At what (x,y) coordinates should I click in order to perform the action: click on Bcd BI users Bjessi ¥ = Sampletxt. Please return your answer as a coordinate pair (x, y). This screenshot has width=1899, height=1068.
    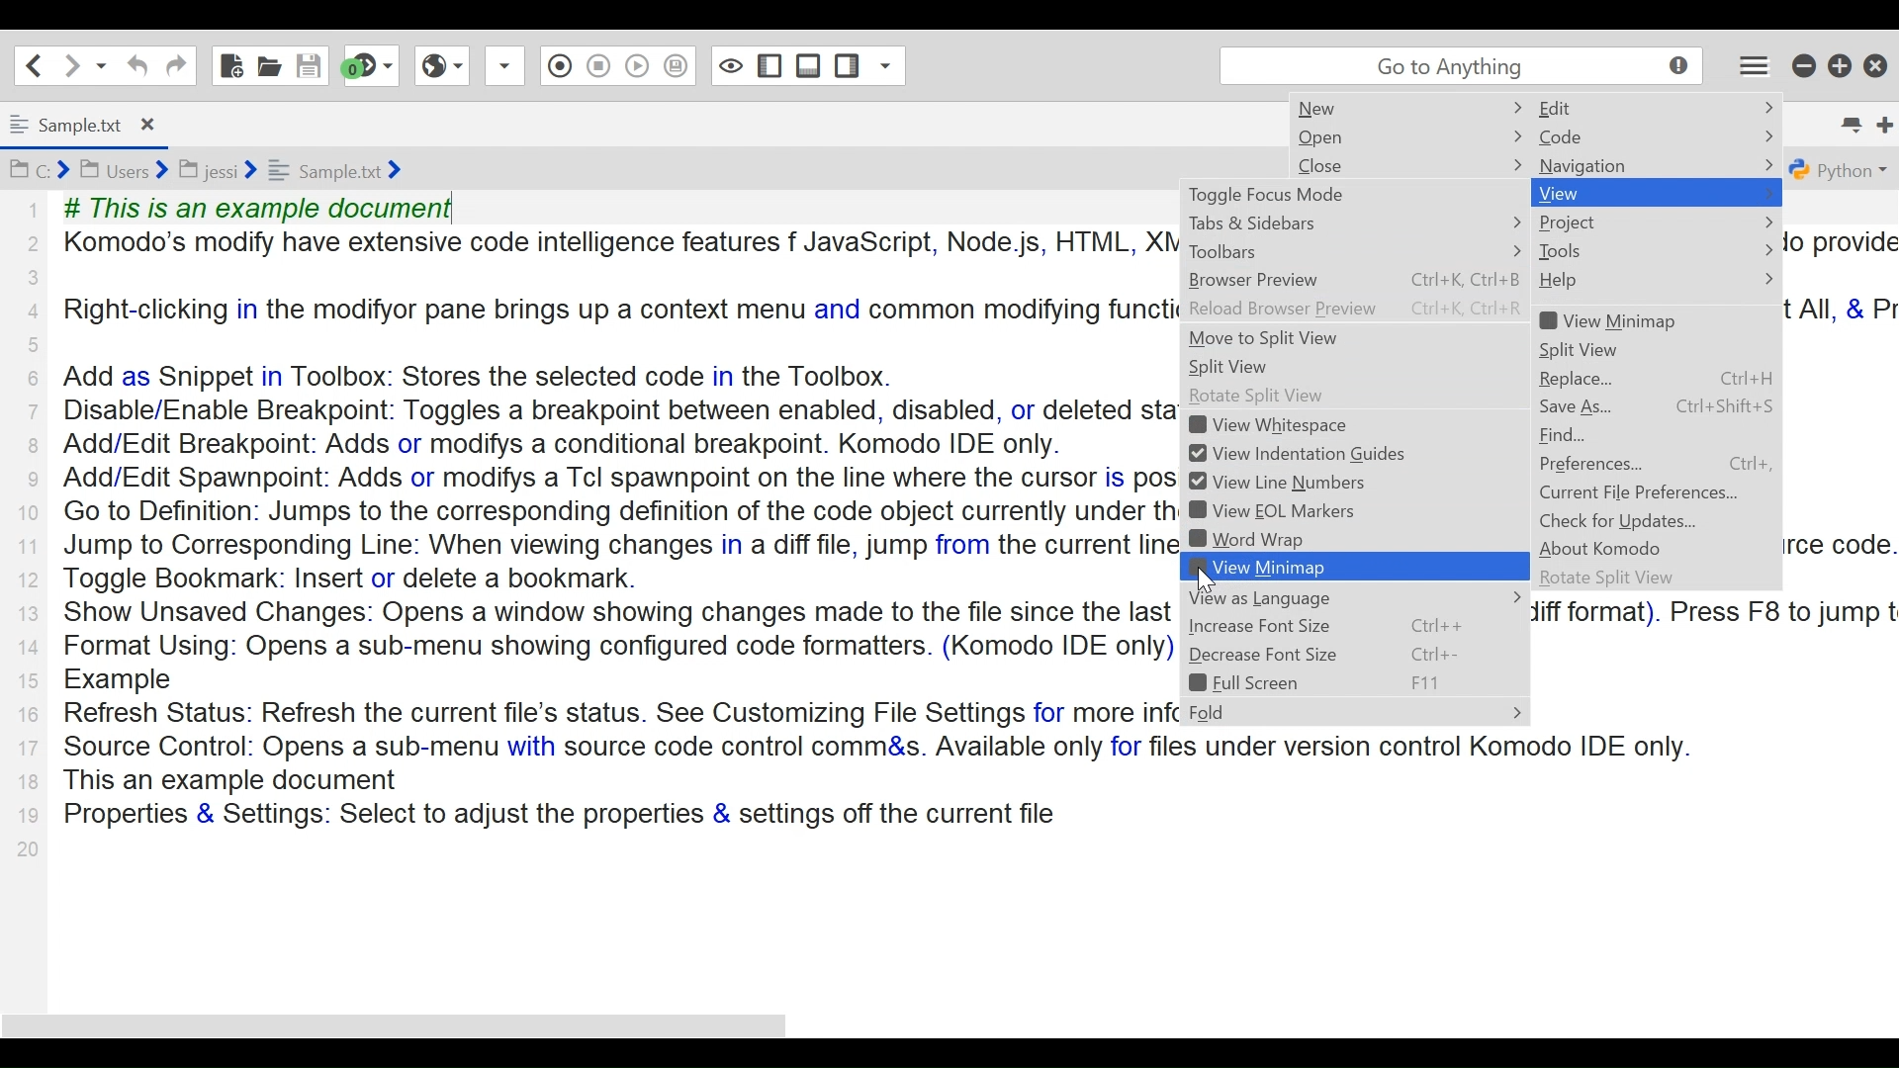
    Looking at the image, I should click on (239, 171).